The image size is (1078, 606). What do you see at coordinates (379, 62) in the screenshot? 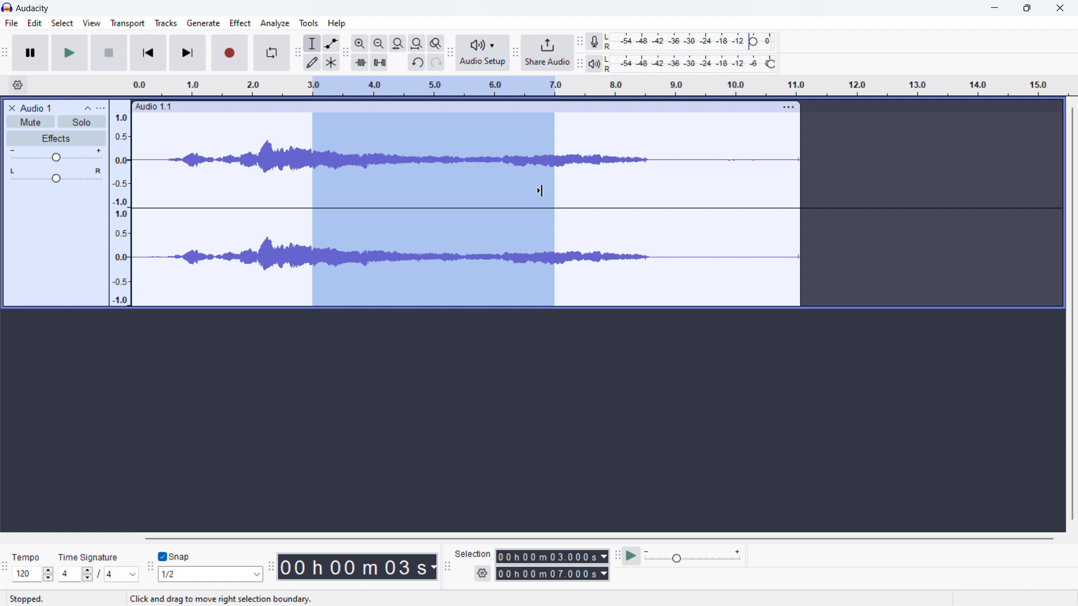
I see `mute selection` at bounding box center [379, 62].